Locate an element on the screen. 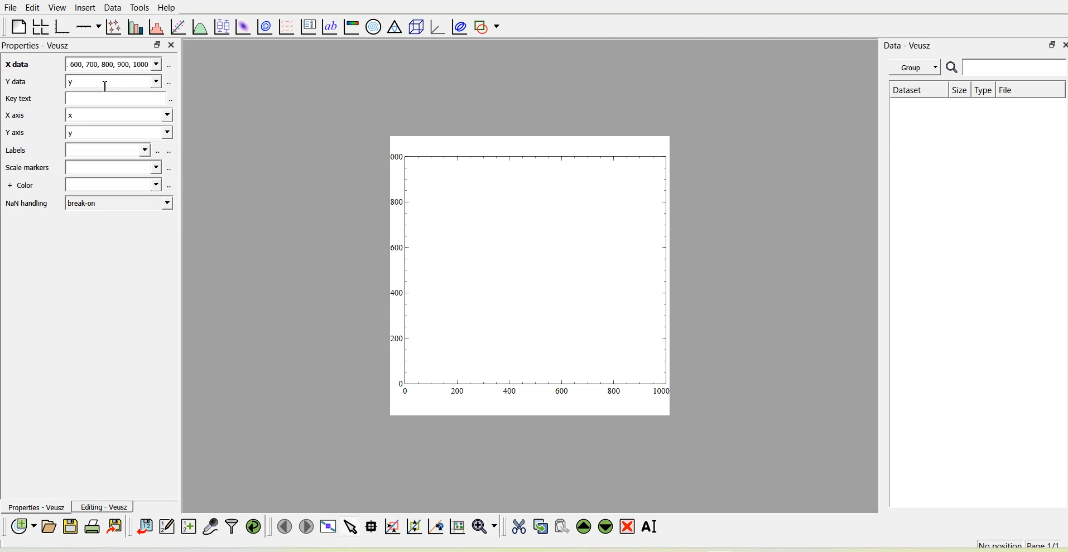 The width and height of the screenshot is (1068, 552). Plot points with lines and errorbars is located at coordinates (114, 26).